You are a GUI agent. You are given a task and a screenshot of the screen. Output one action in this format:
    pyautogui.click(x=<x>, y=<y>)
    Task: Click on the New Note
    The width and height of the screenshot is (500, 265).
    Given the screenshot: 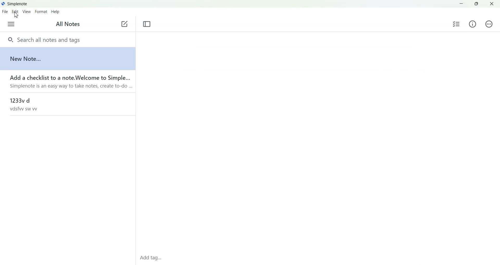 What is the action you would take?
    pyautogui.click(x=67, y=58)
    